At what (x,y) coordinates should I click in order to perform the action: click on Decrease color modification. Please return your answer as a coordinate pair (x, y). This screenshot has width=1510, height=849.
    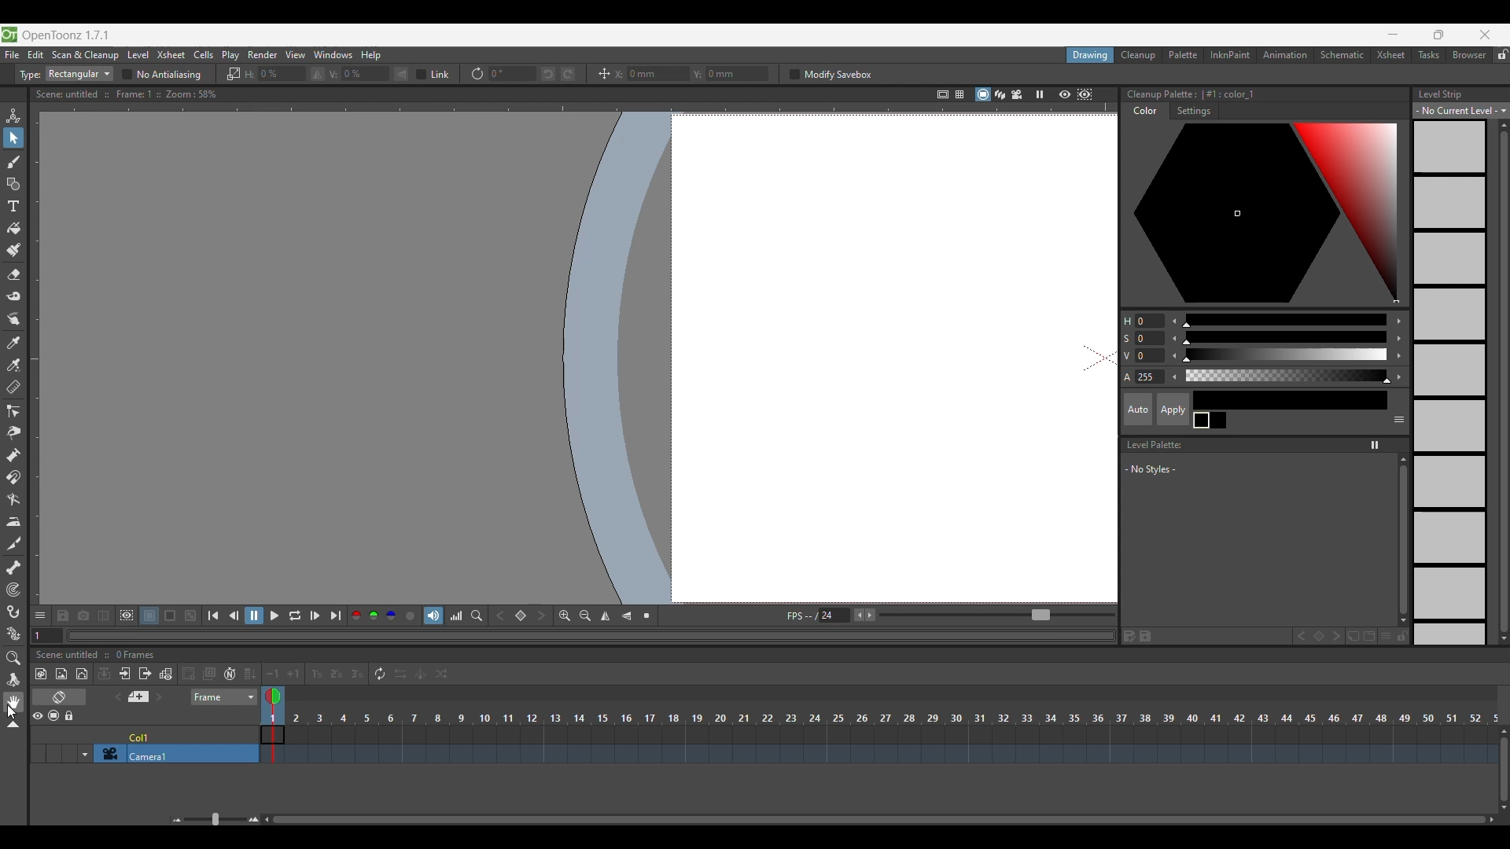
    Looking at the image, I should click on (1173, 348).